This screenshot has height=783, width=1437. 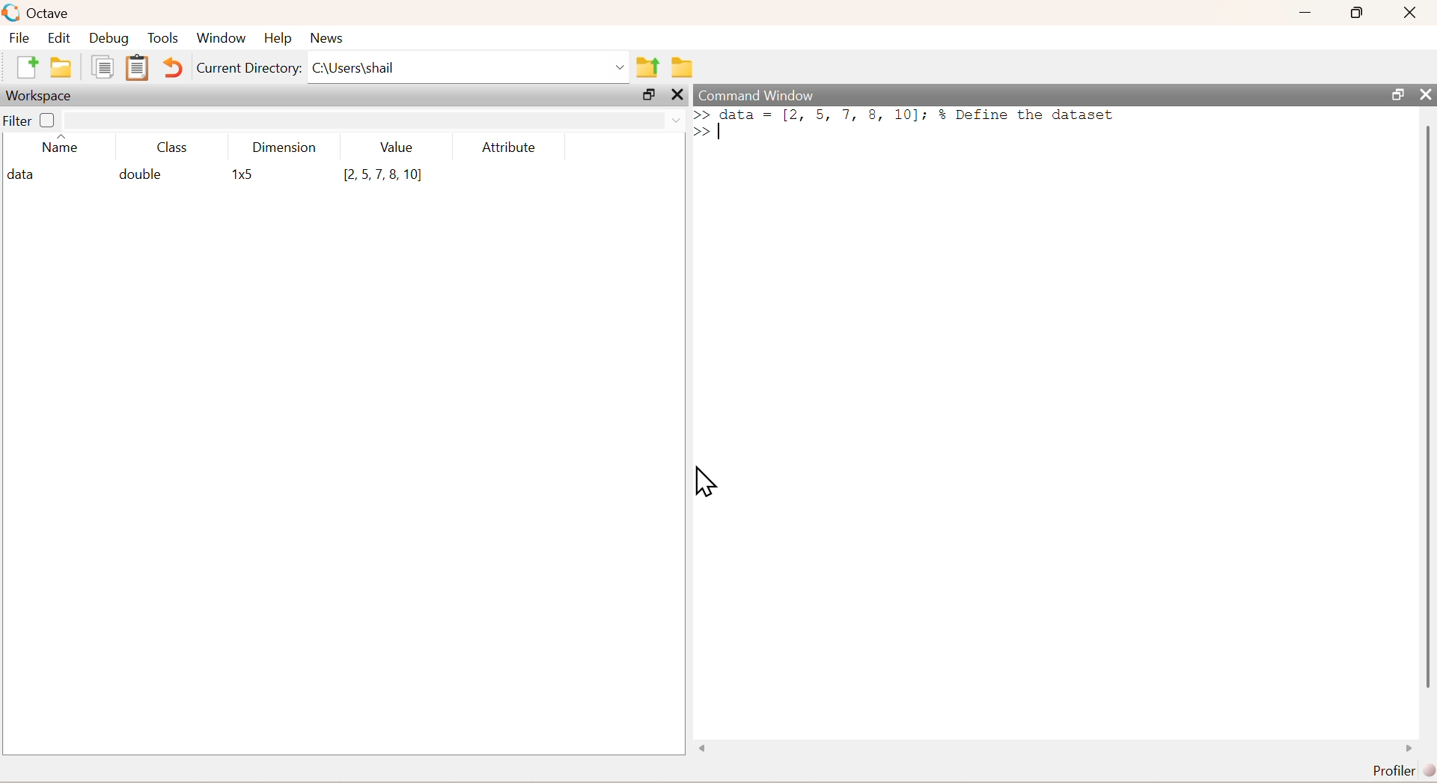 What do you see at coordinates (285, 147) in the screenshot?
I see `dimensions` at bounding box center [285, 147].